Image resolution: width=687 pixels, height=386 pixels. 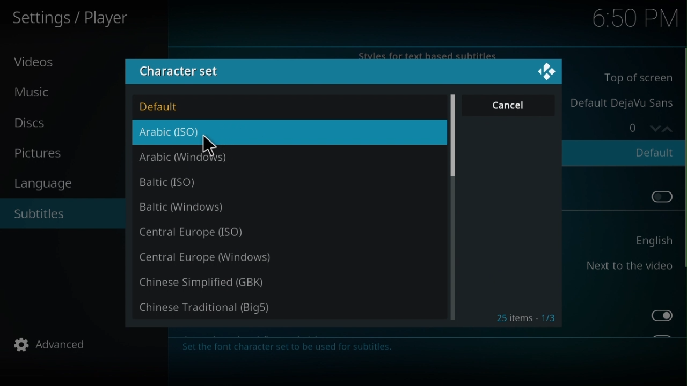 What do you see at coordinates (648, 152) in the screenshot?
I see `Default` at bounding box center [648, 152].